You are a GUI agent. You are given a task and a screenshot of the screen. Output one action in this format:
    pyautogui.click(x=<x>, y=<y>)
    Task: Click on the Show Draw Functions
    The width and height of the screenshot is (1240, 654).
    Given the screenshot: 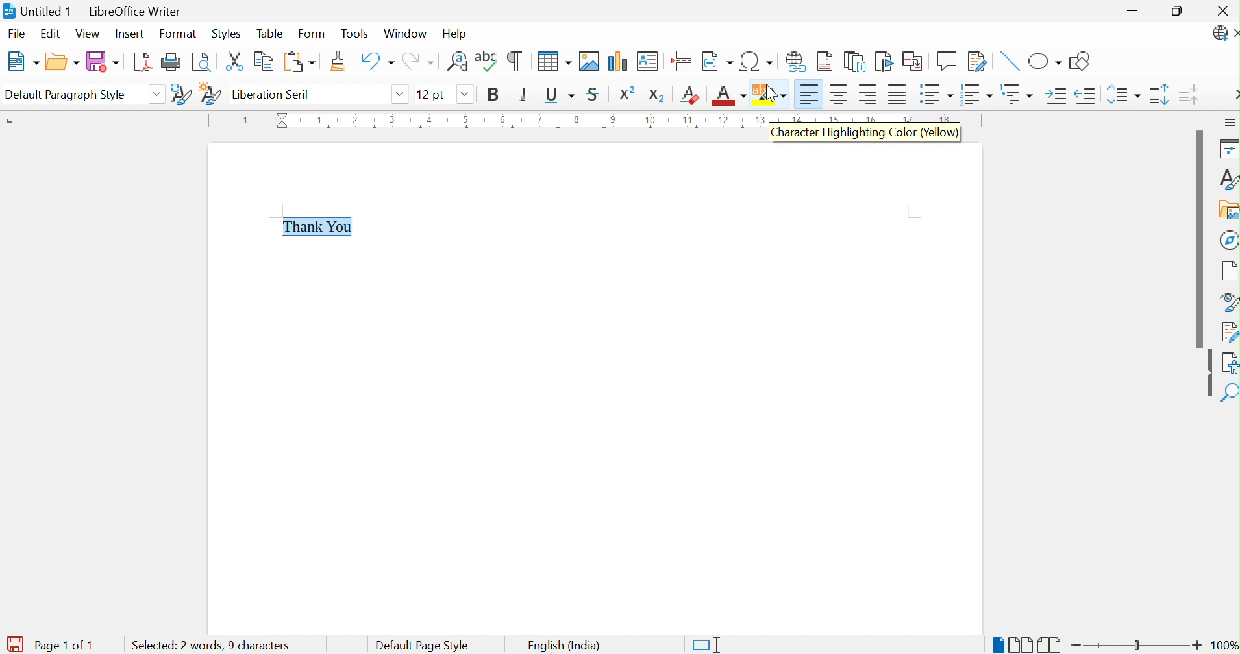 What is the action you would take?
    pyautogui.click(x=1081, y=61)
    